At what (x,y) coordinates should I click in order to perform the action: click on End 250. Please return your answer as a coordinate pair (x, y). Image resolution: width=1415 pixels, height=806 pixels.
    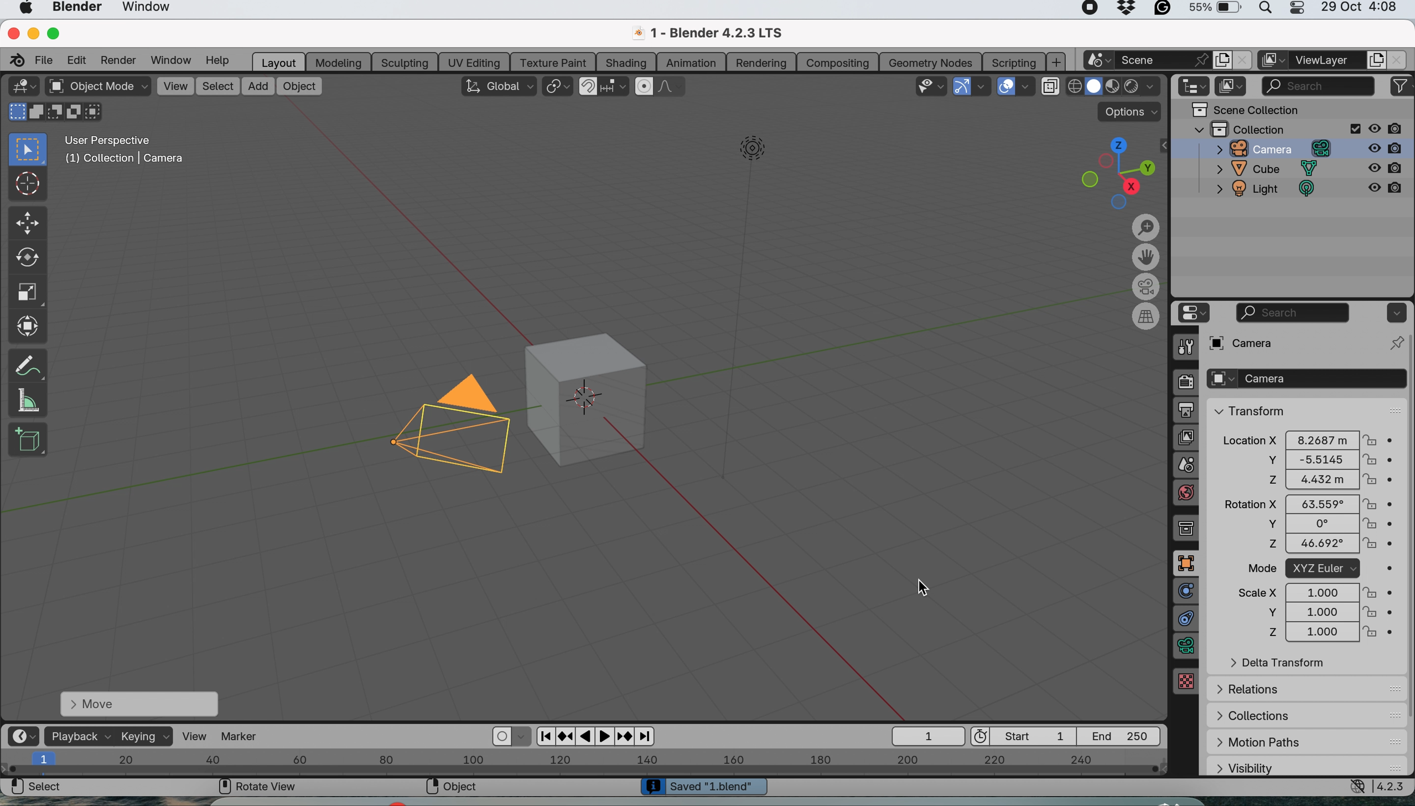
    Looking at the image, I should click on (1121, 736).